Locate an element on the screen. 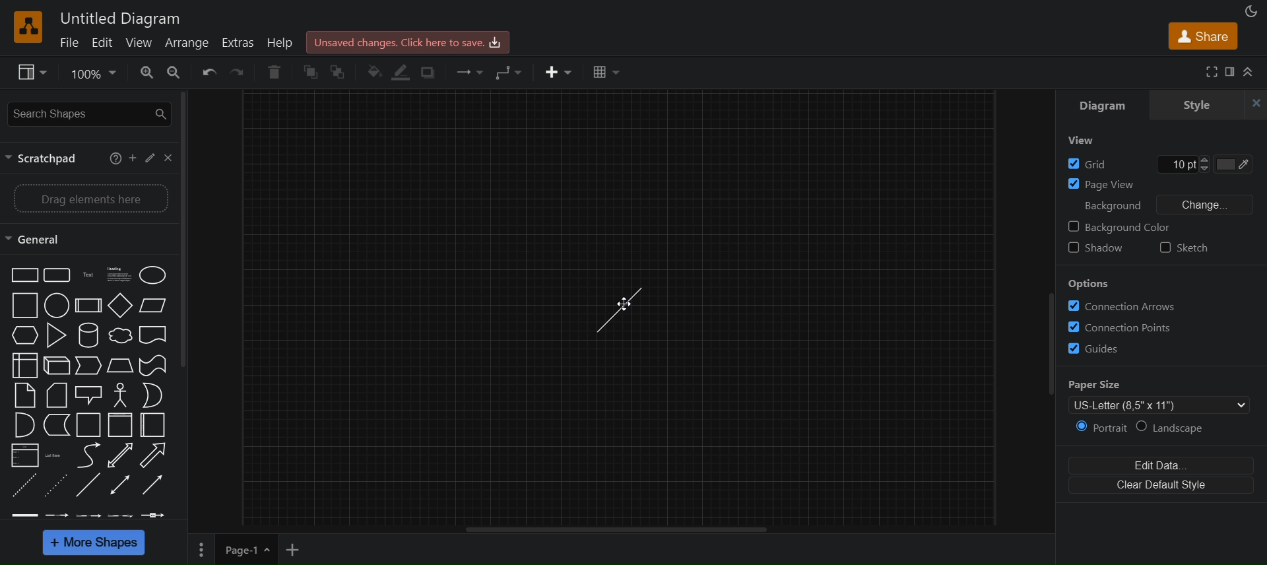  Color is located at coordinates (1236, 166).